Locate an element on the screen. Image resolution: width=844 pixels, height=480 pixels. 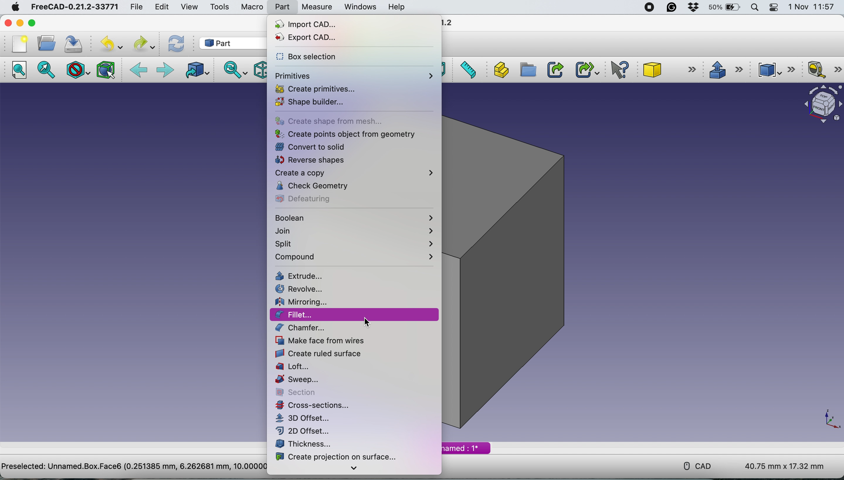
cursor is located at coordinates (366, 322).